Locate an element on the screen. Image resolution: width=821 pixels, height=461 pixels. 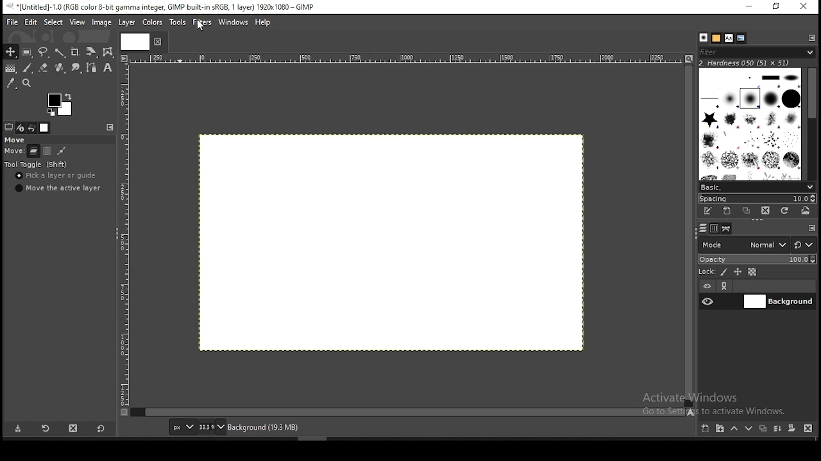
tool options is located at coordinates (10, 127).